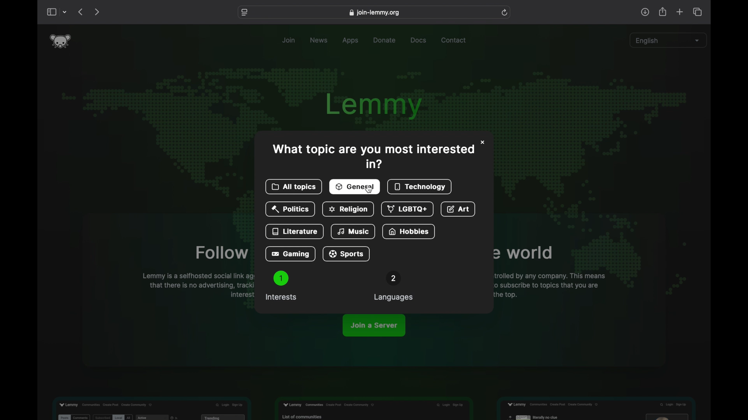 Image resolution: width=748 pixels, height=420 pixels. Describe the element at coordinates (351, 41) in the screenshot. I see `apps` at that location.